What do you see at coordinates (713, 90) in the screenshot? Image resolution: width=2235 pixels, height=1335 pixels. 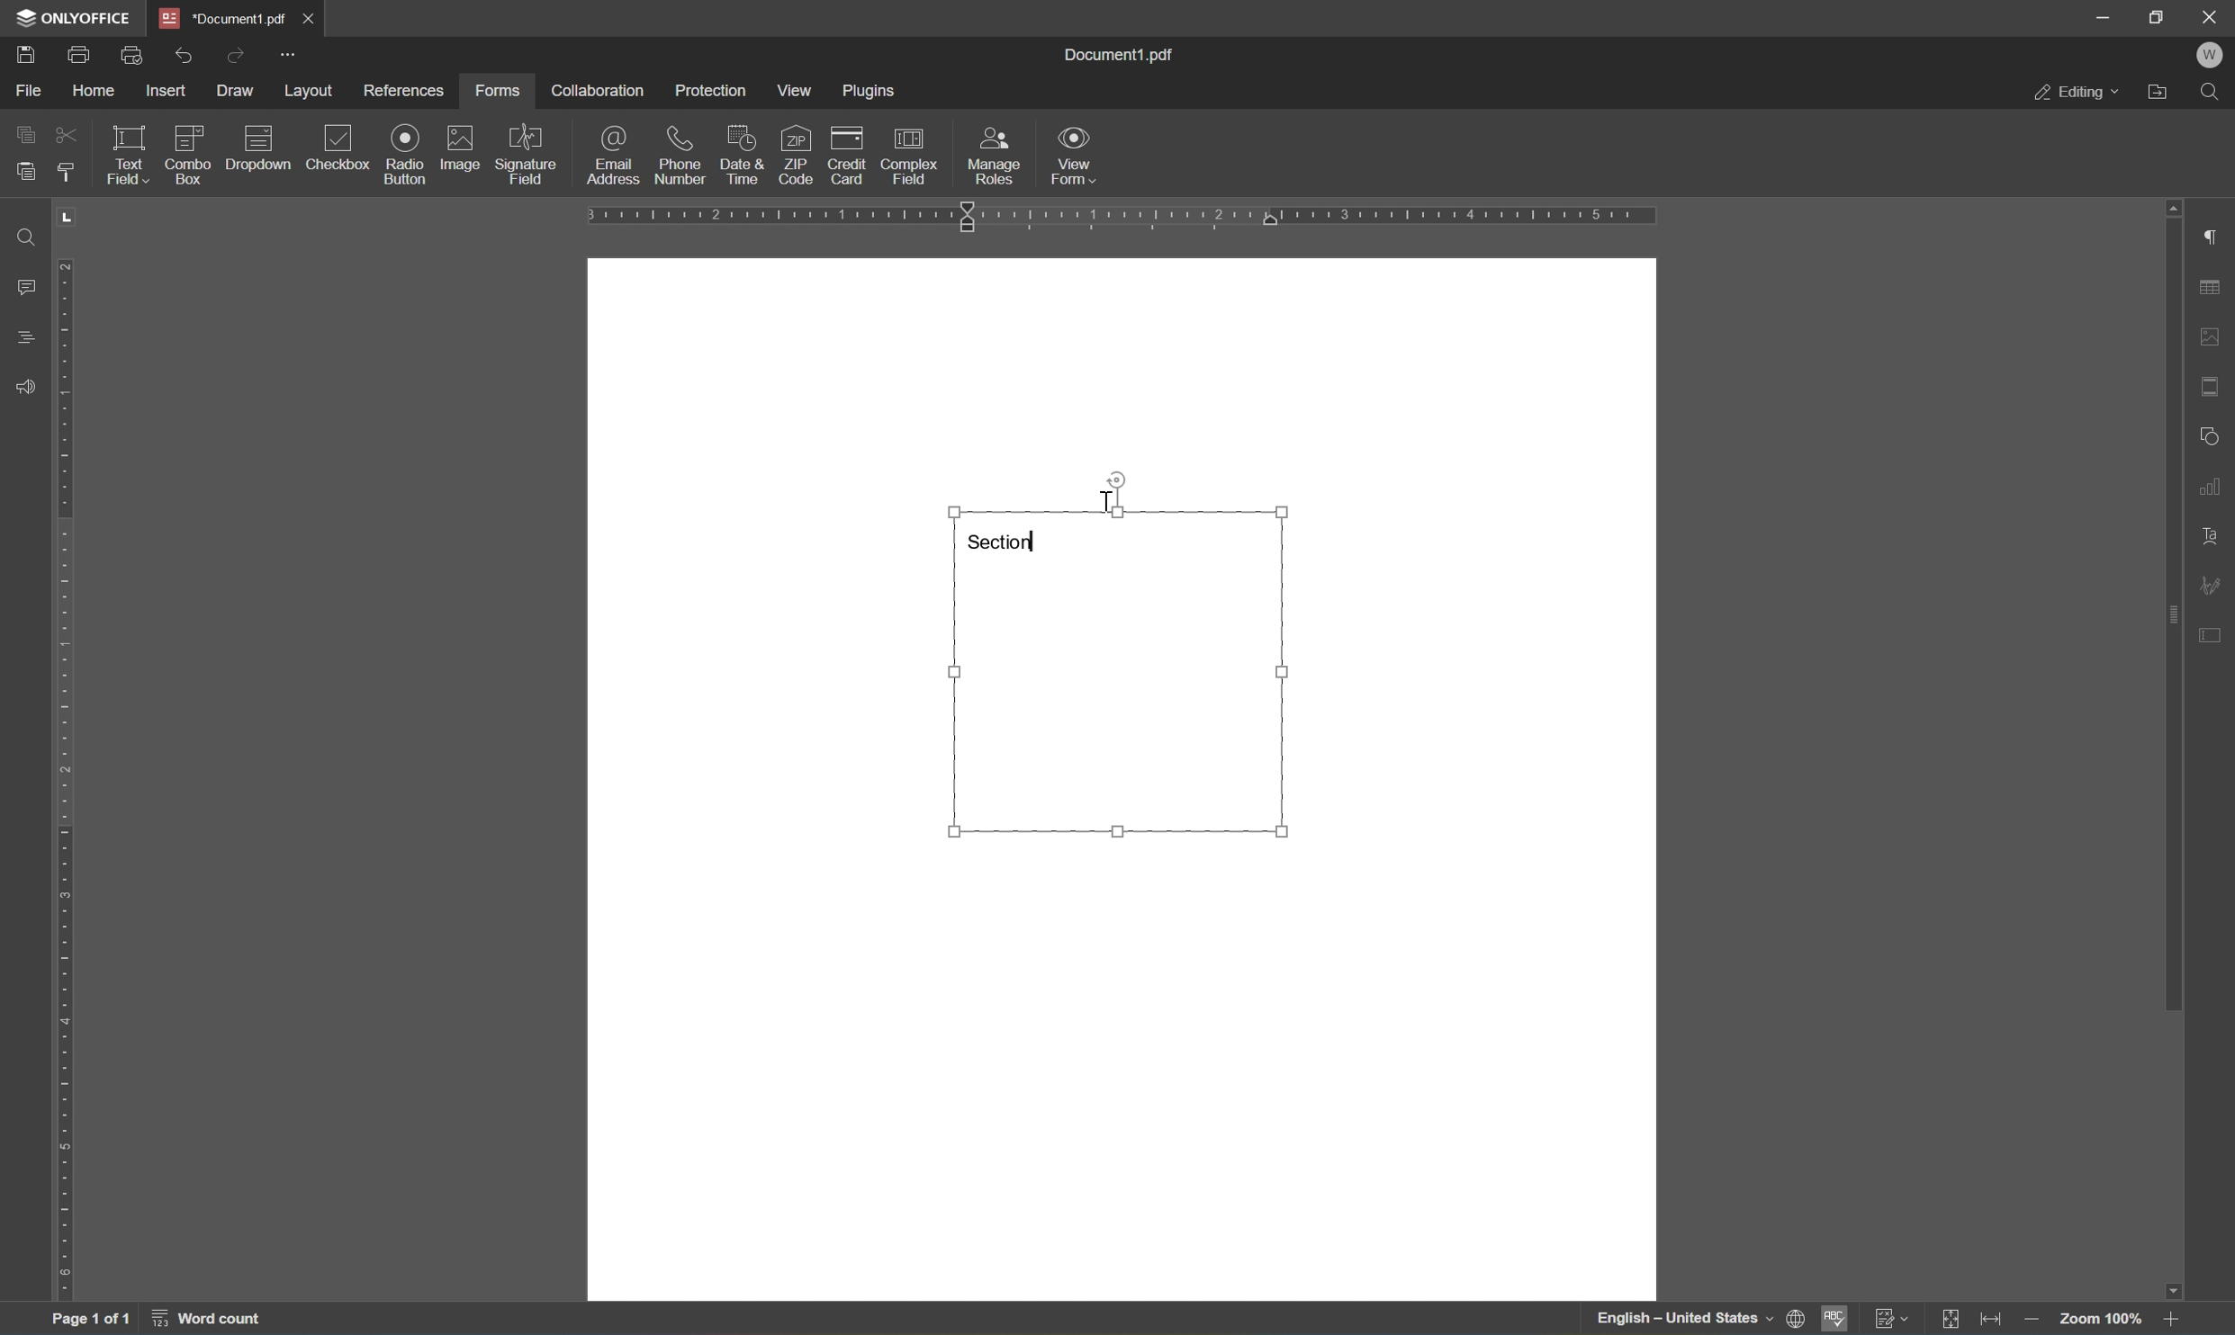 I see `protection` at bounding box center [713, 90].